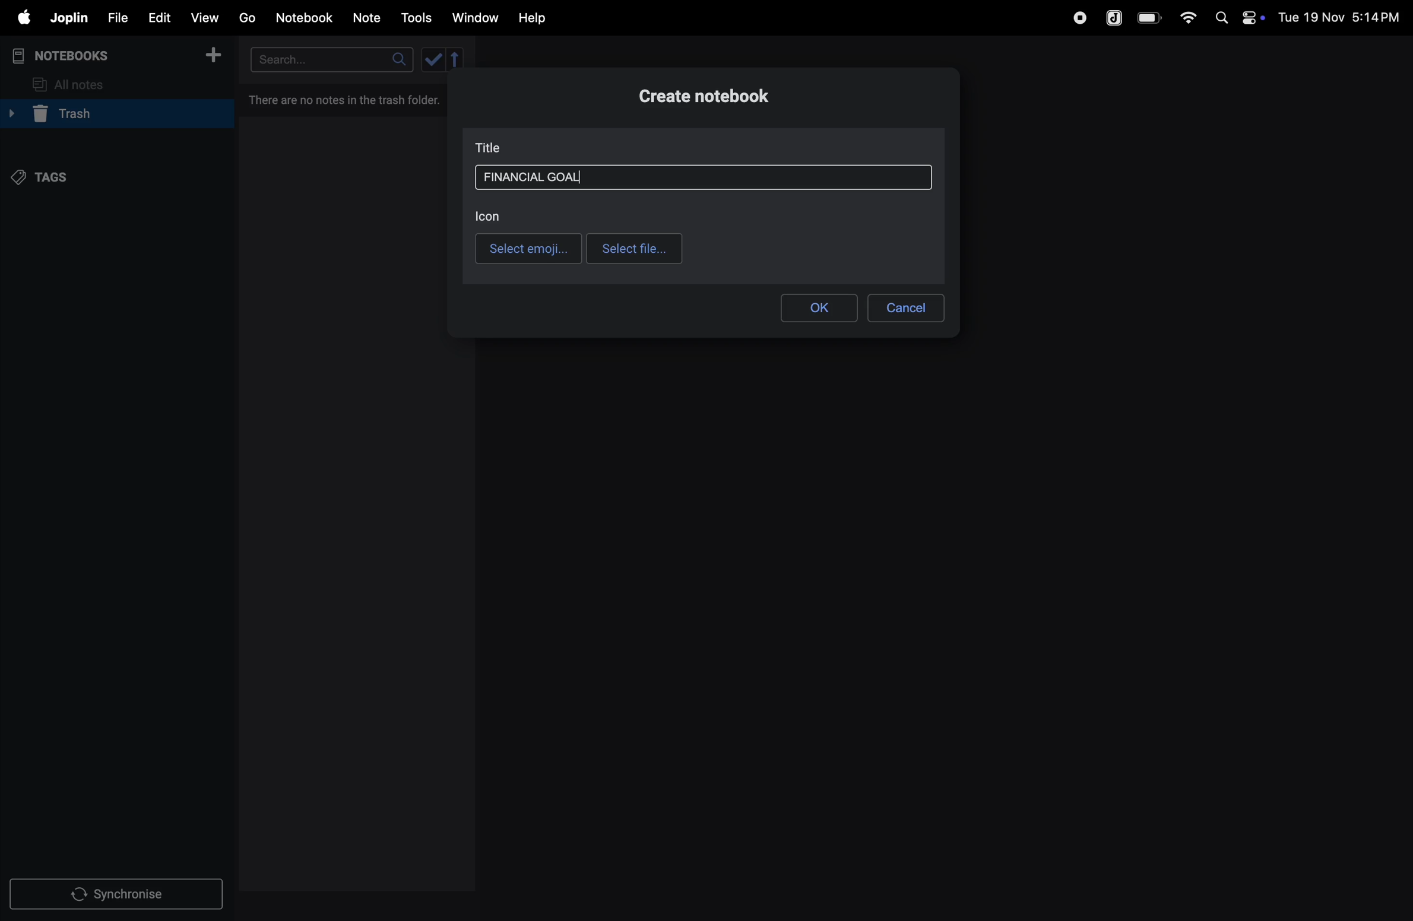 This screenshot has width=1413, height=921. Describe the element at coordinates (154, 15) in the screenshot. I see `edit` at that location.